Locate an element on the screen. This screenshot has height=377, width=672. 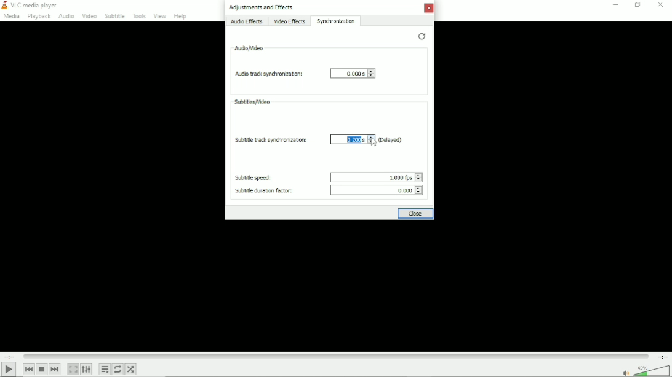
0.000 is located at coordinates (378, 190).